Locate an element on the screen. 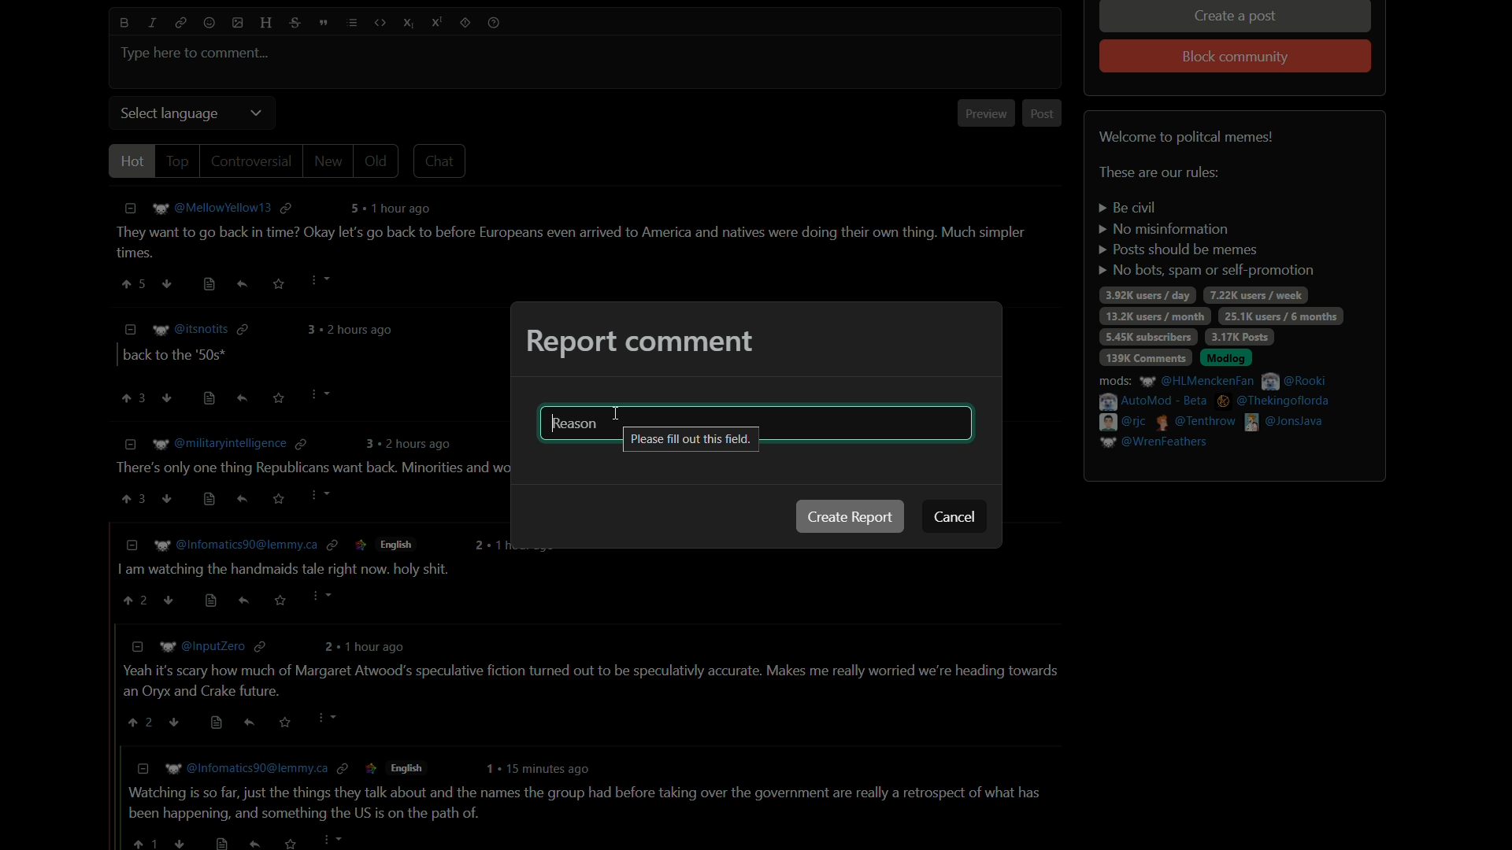 The image size is (1512, 850). create report is located at coordinates (849, 516).